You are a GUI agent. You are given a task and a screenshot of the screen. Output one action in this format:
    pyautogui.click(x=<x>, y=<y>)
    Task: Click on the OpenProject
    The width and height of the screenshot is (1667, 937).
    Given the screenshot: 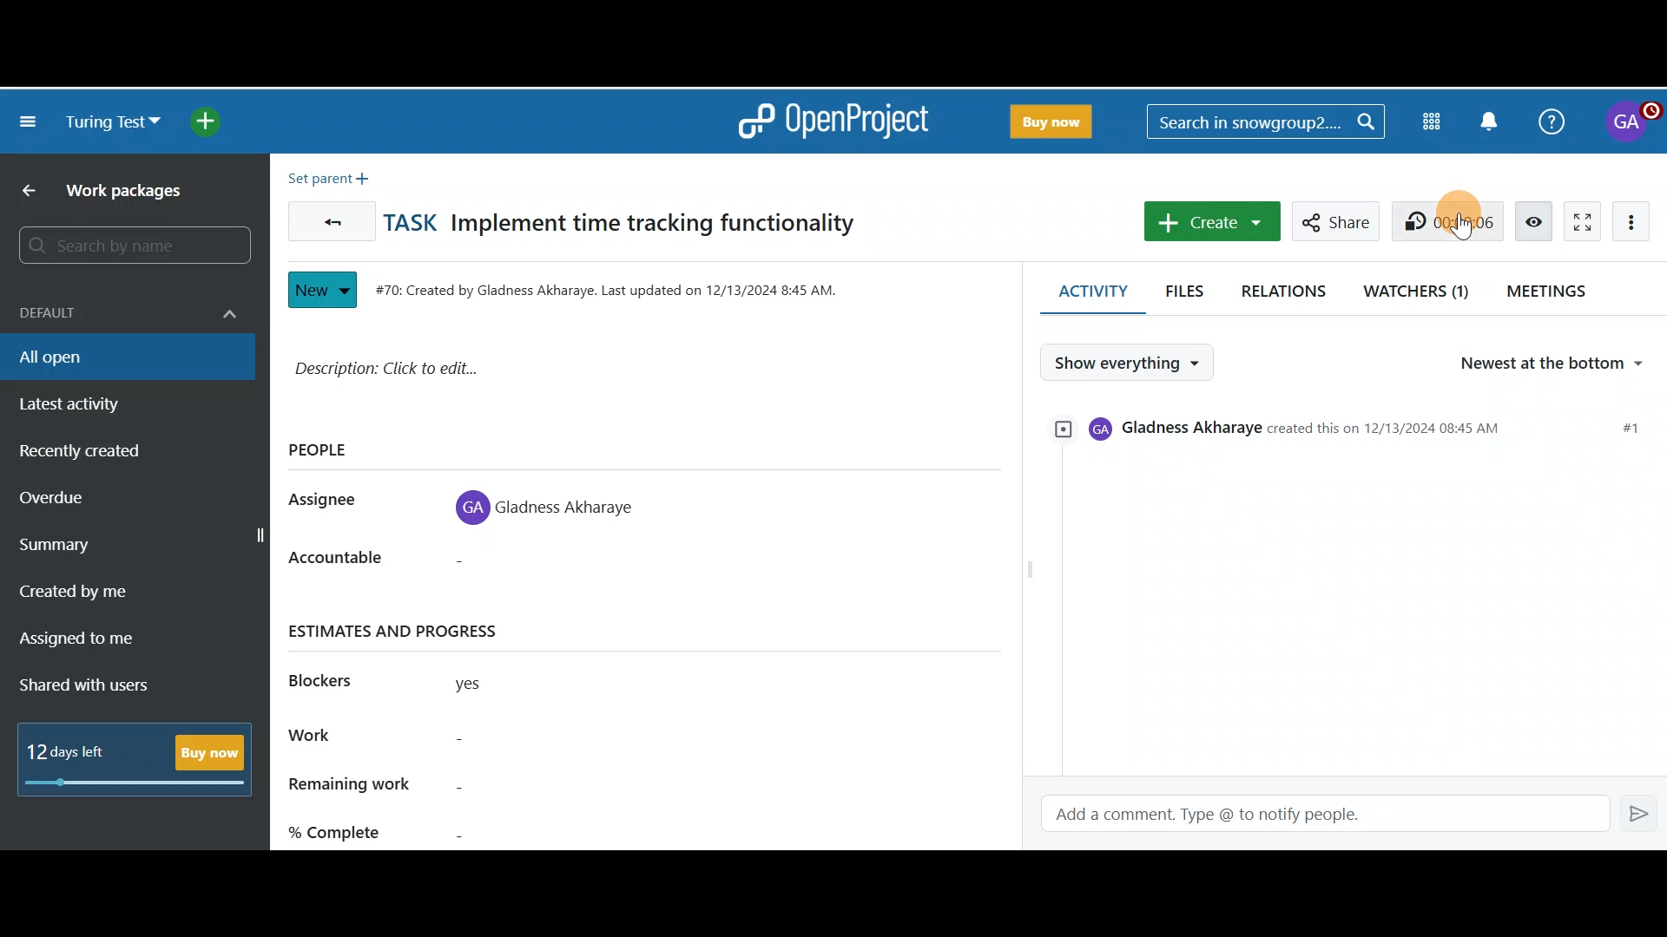 What is the action you would take?
    pyautogui.click(x=833, y=121)
    